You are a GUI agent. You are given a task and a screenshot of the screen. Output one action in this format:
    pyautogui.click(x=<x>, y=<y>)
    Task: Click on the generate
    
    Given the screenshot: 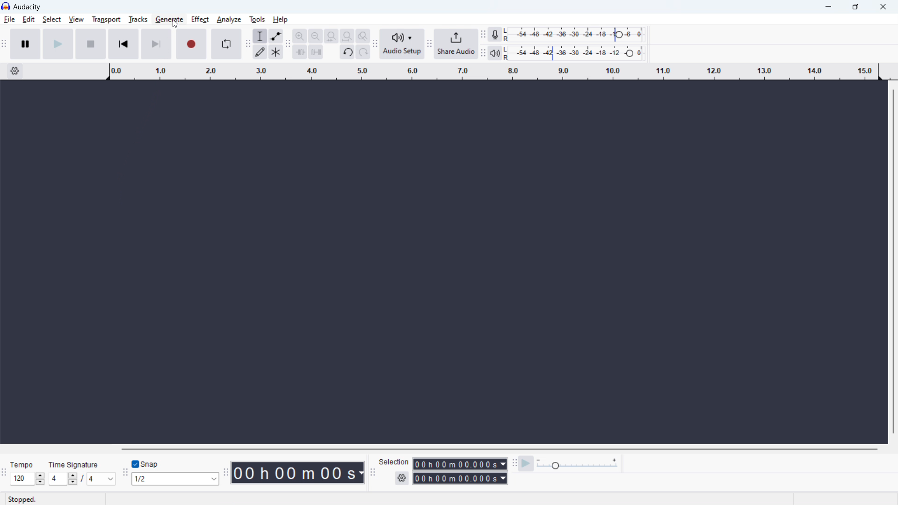 What is the action you would take?
    pyautogui.click(x=170, y=19)
    